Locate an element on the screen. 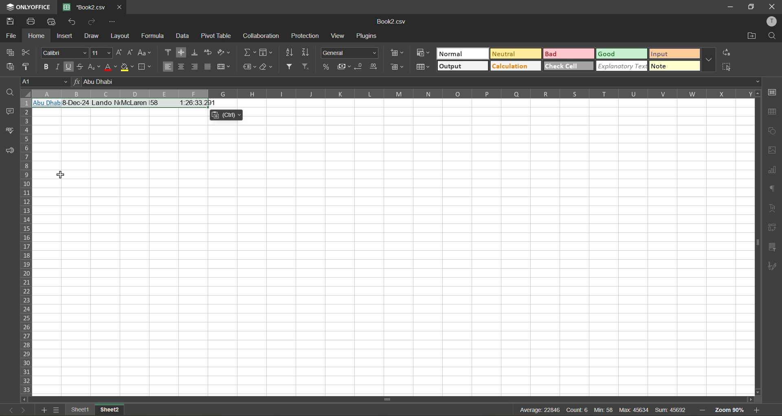  zoom out is located at coordinates (702, 409).